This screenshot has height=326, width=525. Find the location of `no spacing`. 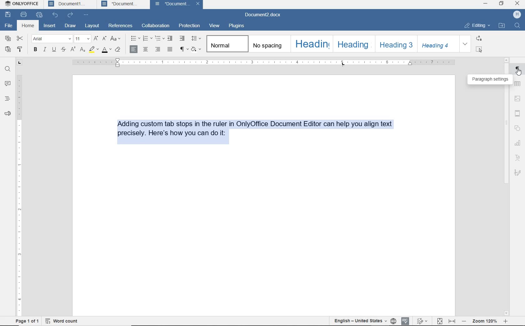

no spacing is located at coordinates (268, 44).